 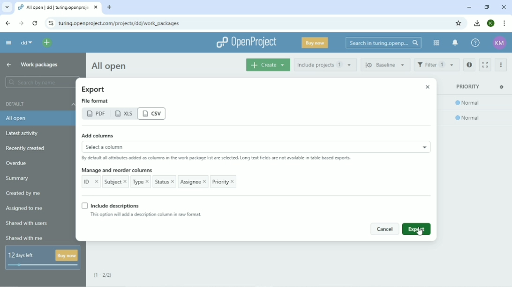 What do you see at coordinates (117, 170) in the screenshot?
I see `Manage and reorder columns` at bounding box center [117, 170].